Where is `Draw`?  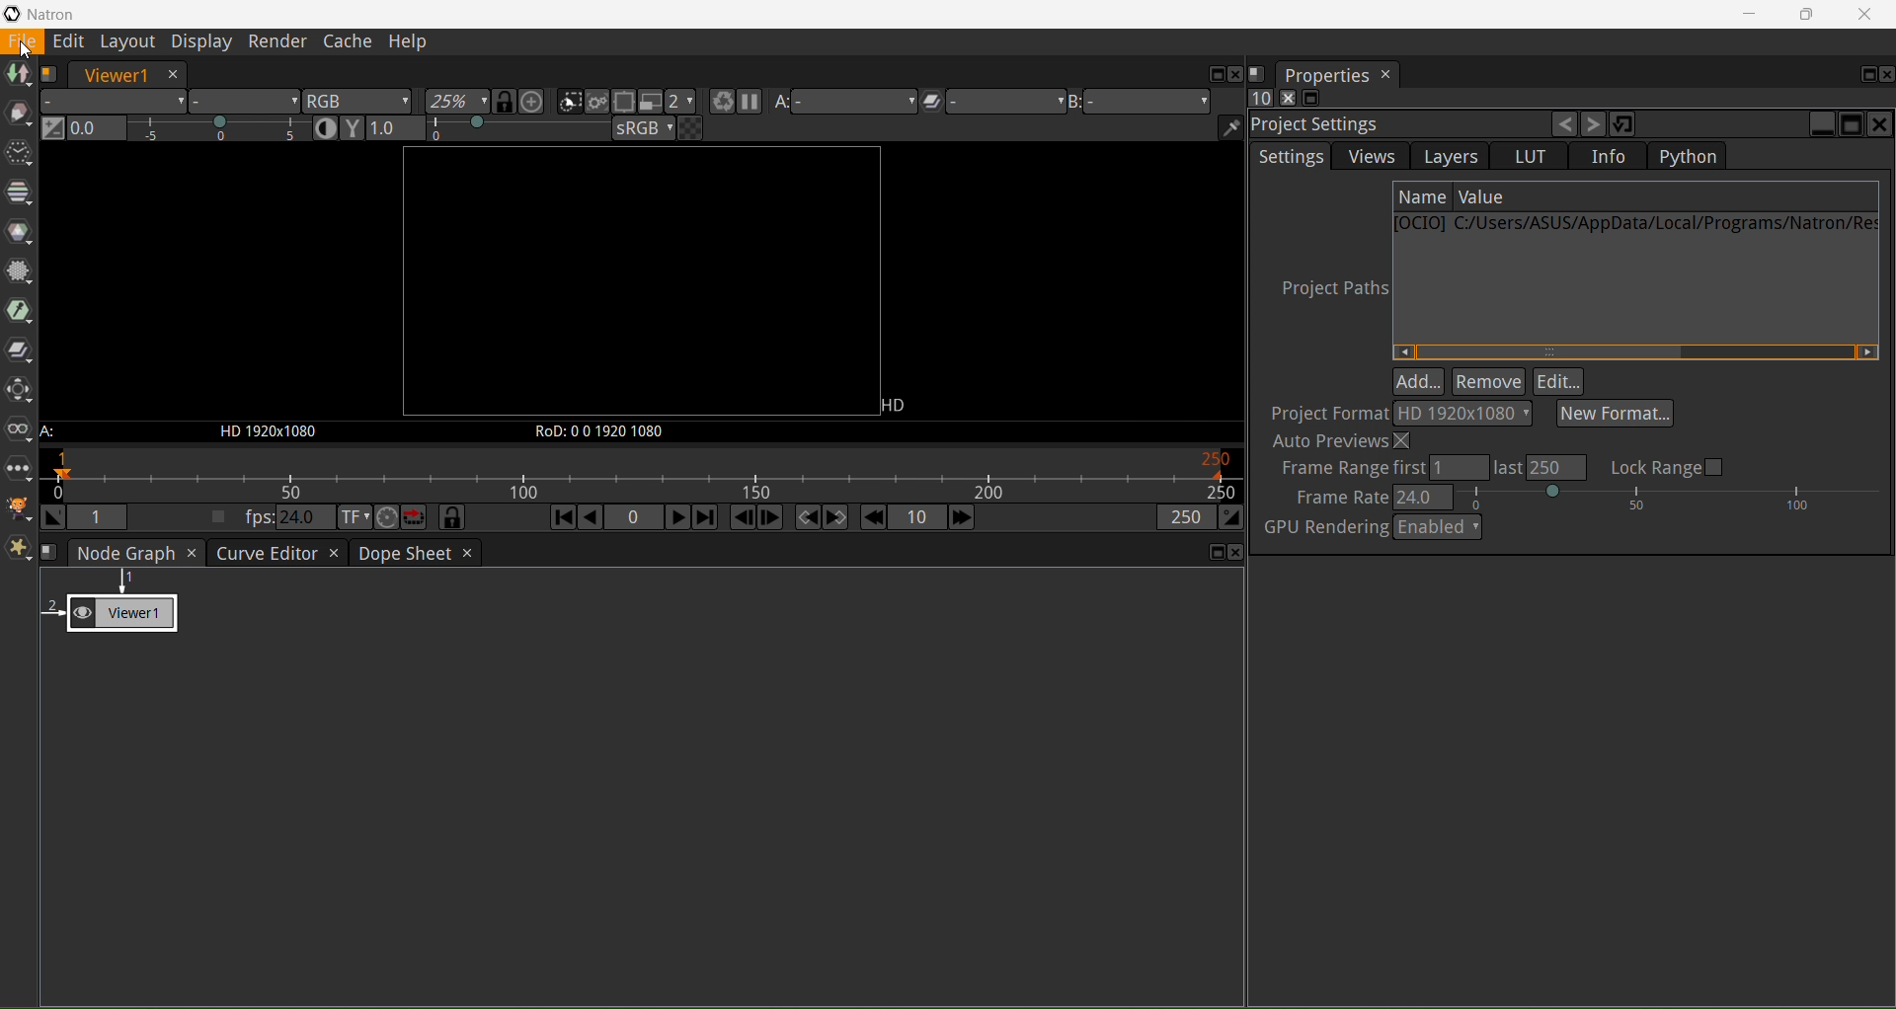 Draw is located at coordinates (19, 113).